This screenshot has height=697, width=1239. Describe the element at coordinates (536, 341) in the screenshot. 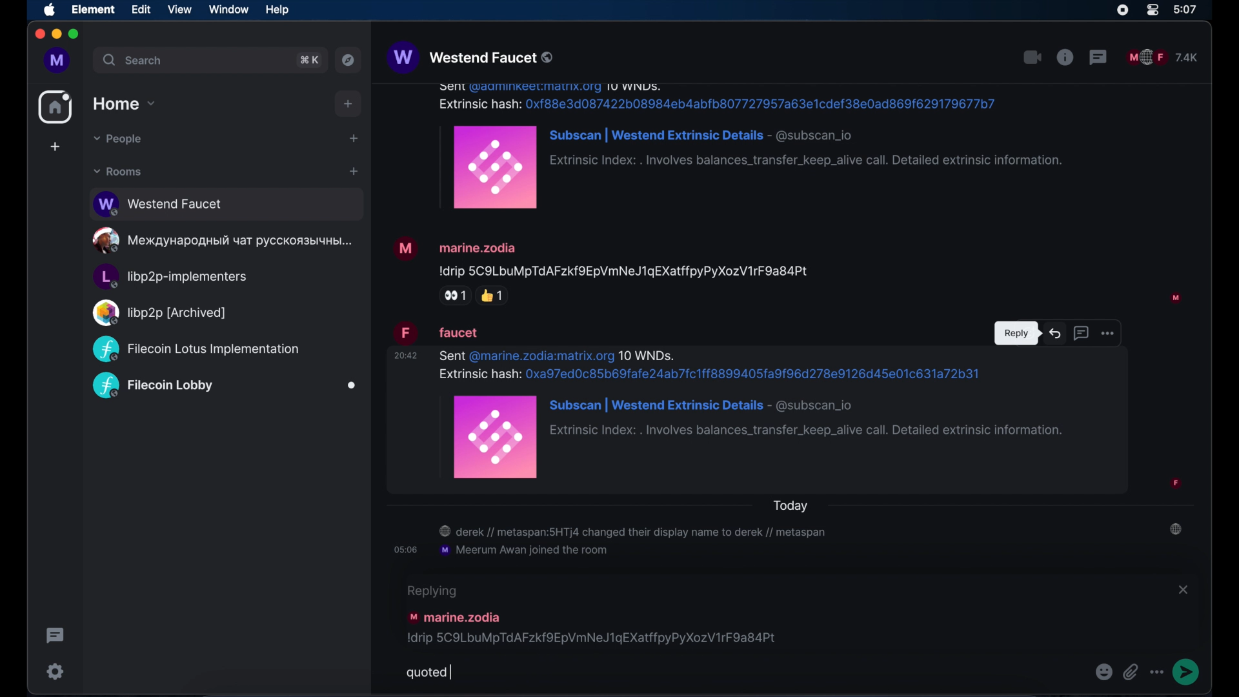

I see `message` at that location.